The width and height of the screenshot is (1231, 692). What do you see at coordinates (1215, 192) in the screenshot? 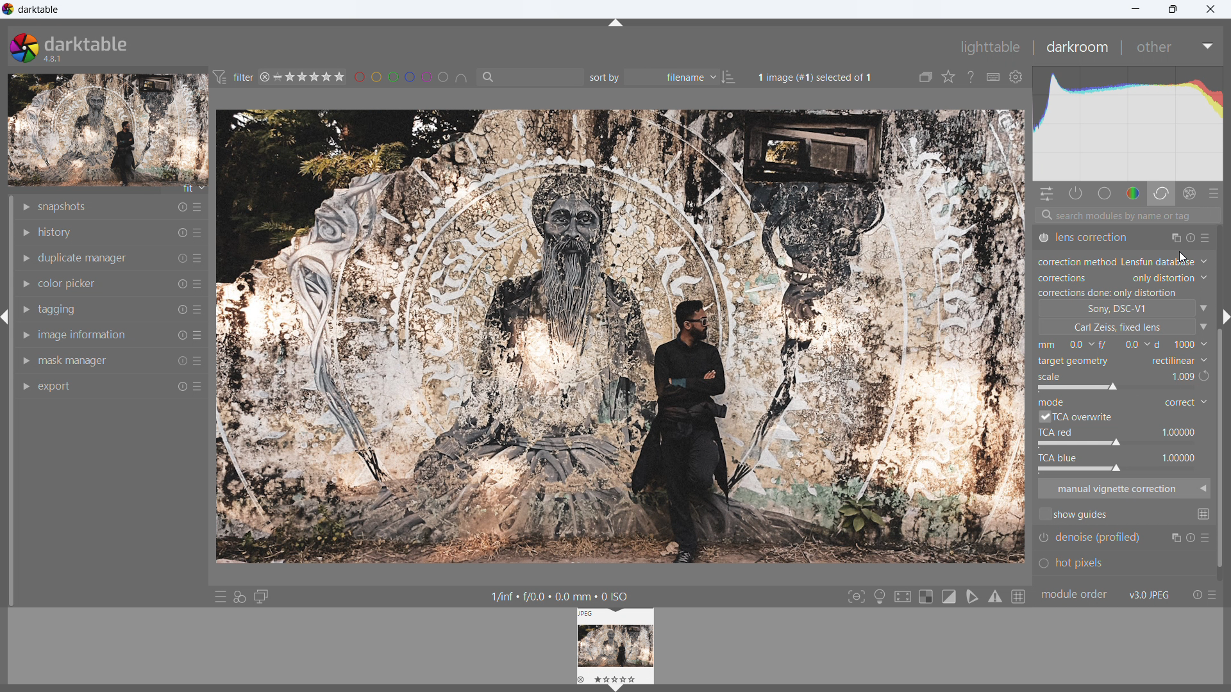
I see `presets` at bounding box center [1215, 192].